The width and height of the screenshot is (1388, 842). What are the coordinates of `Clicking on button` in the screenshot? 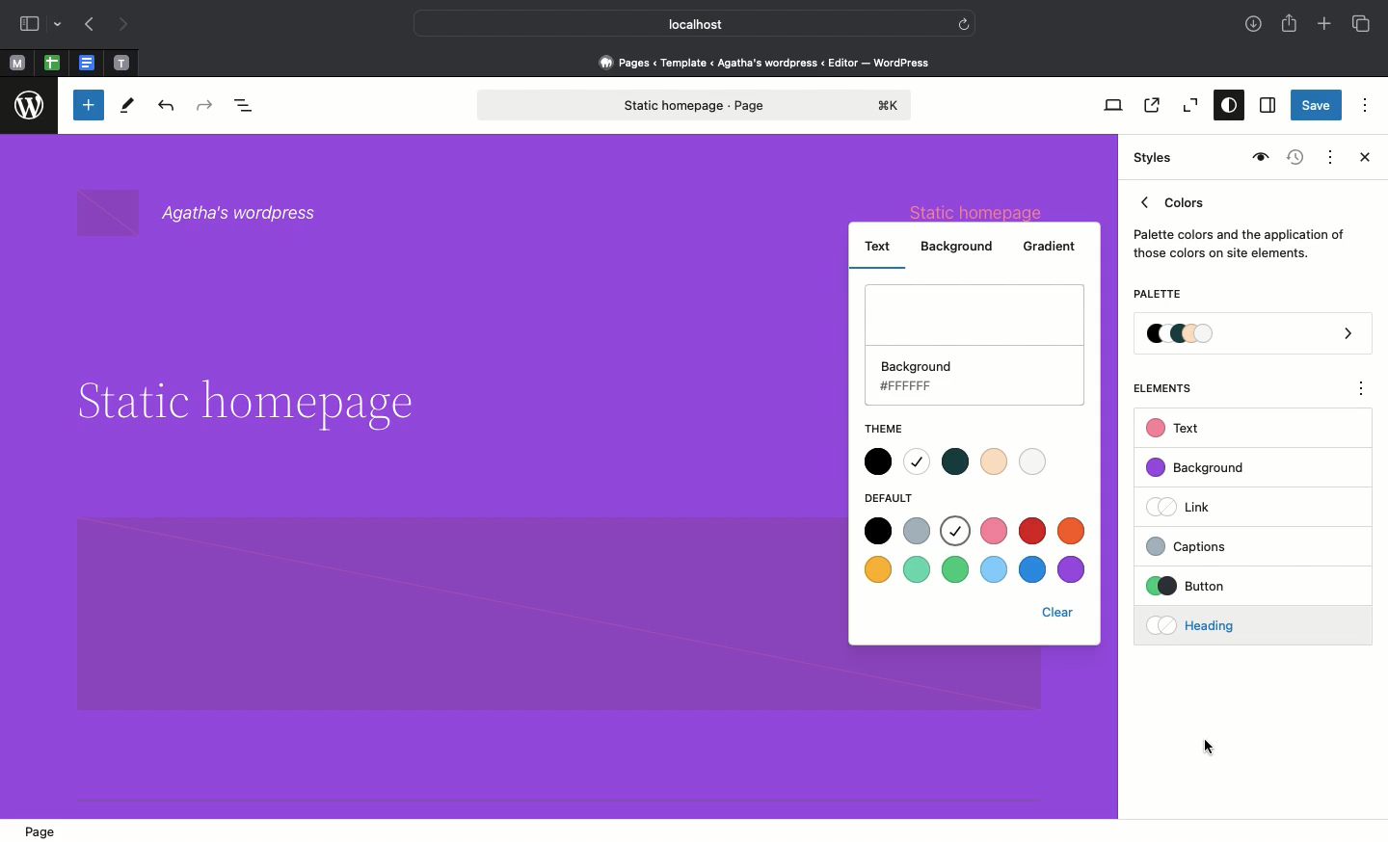 It's located at (1224, 587).